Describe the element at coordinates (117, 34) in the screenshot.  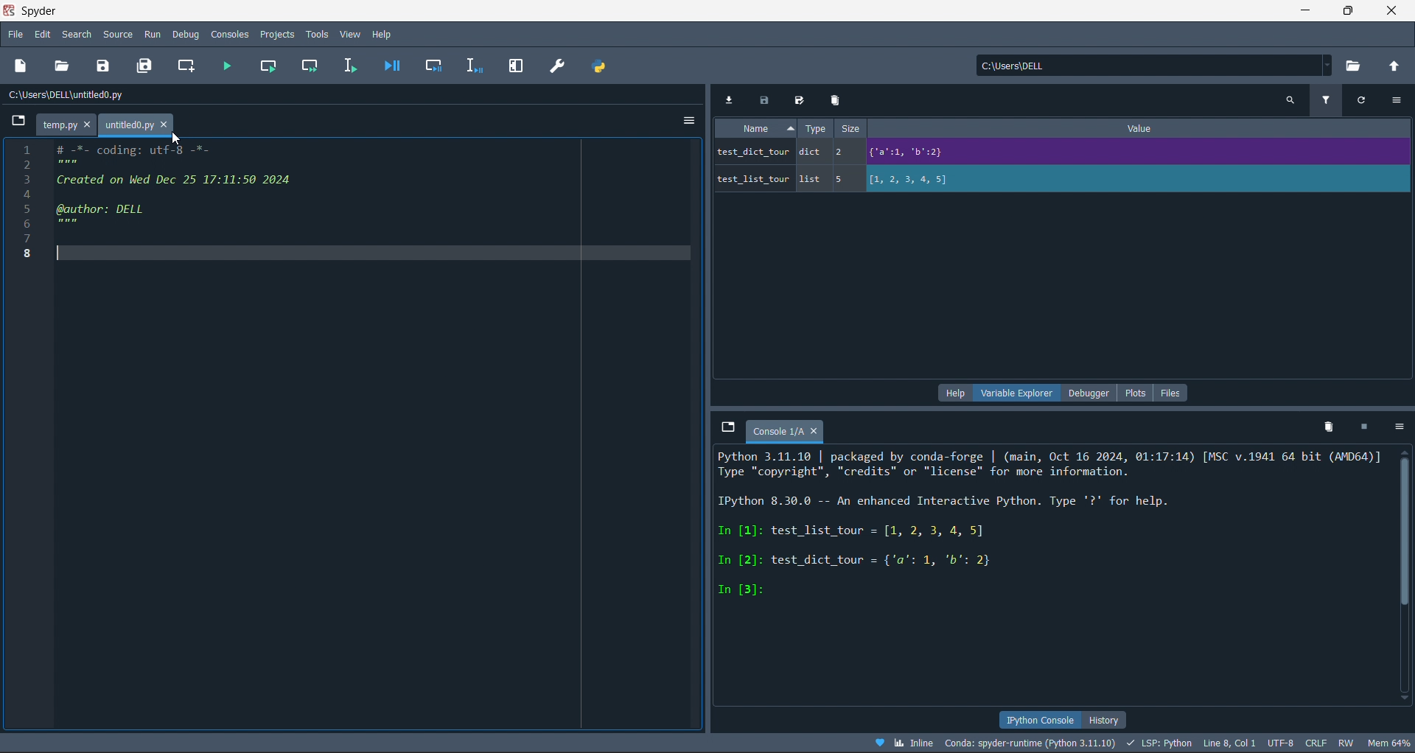
I see `source` at that location.